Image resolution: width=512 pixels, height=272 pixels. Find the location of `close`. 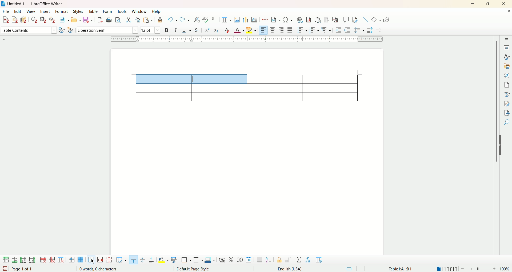

close is located at coordinates (507, 11).